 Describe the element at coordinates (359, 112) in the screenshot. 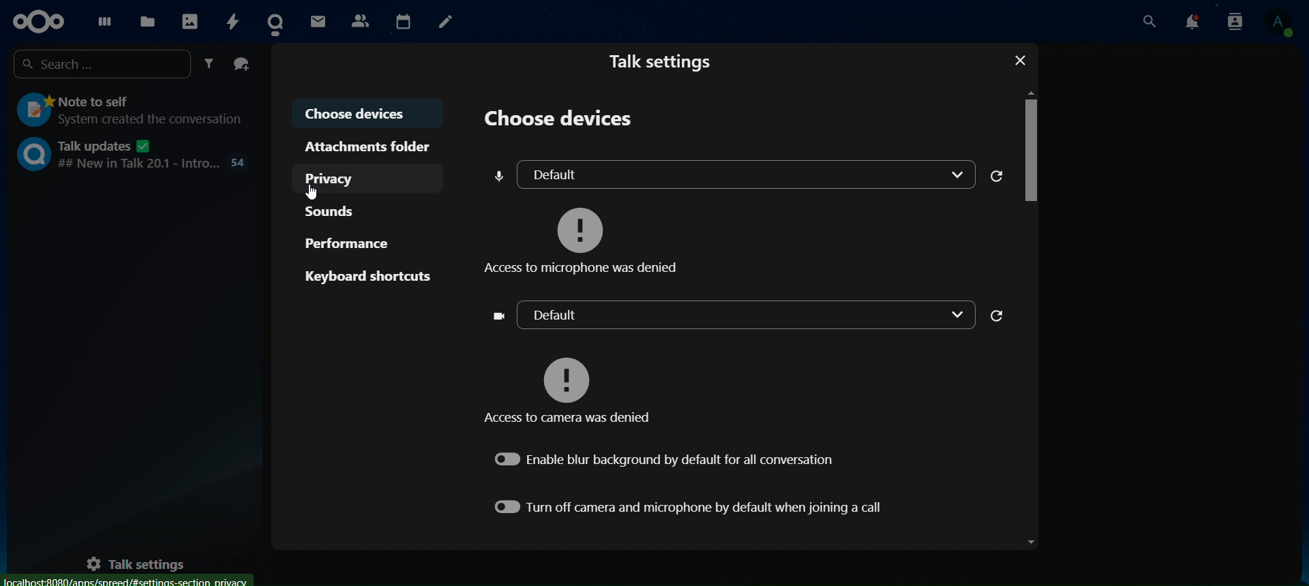

I see `choose devices` at that location.